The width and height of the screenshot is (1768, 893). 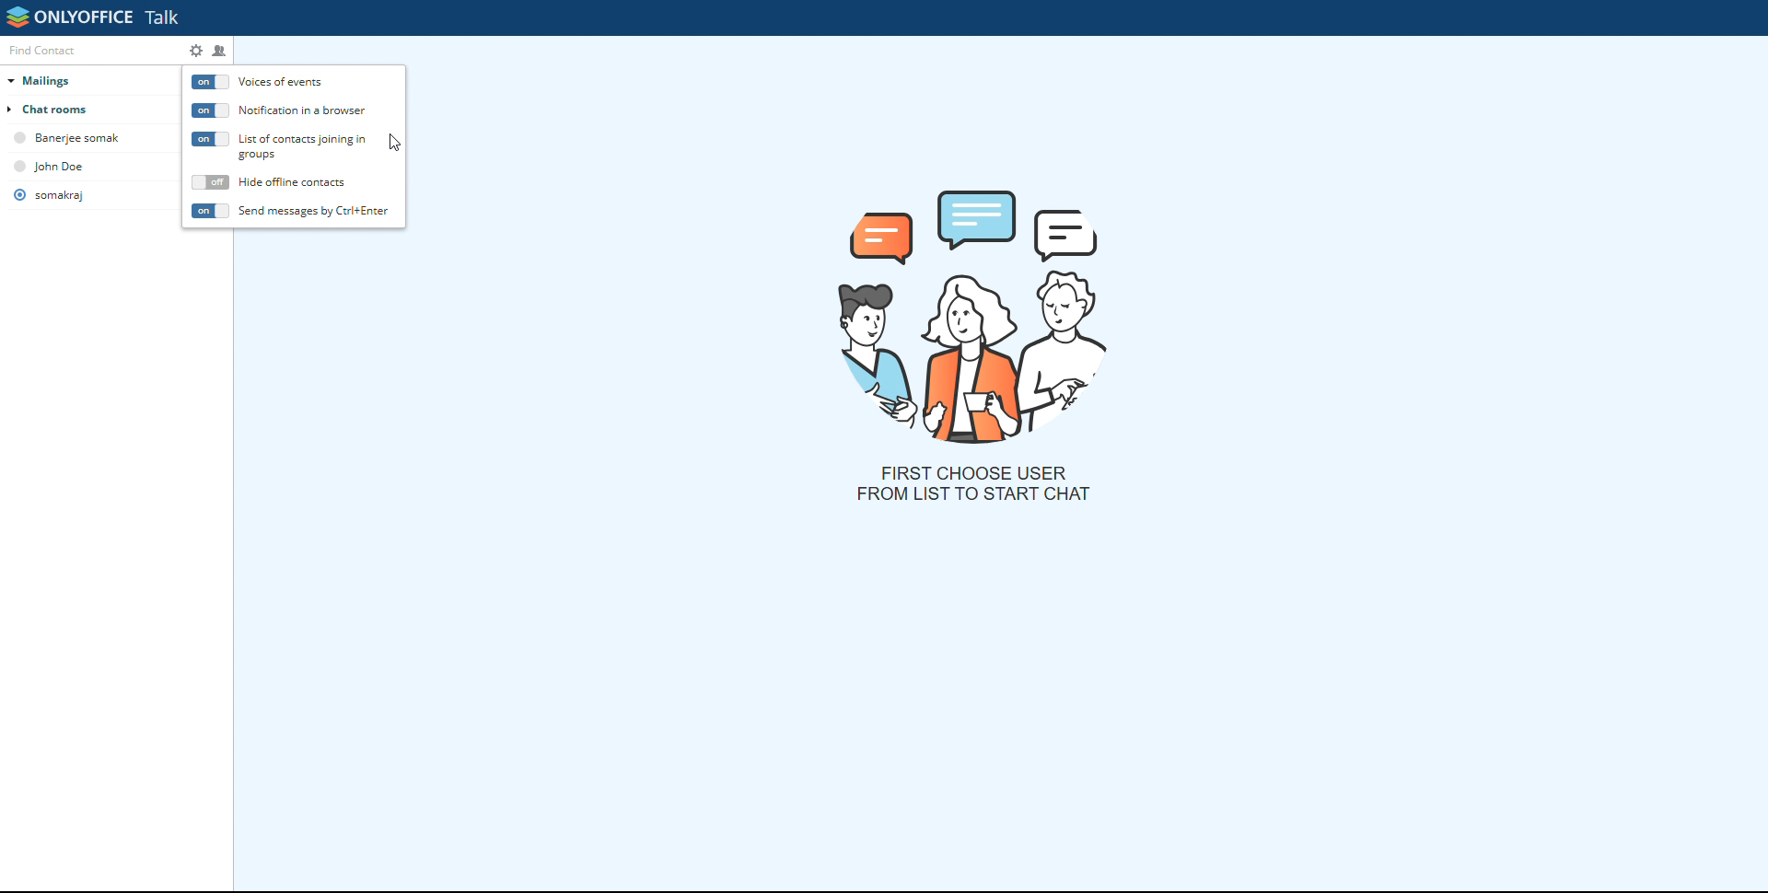 What do you see at coordinates (315, 209) in the screenshot?
I see `send messages by Ctrl+Enter` at bounding box center [315, 209].